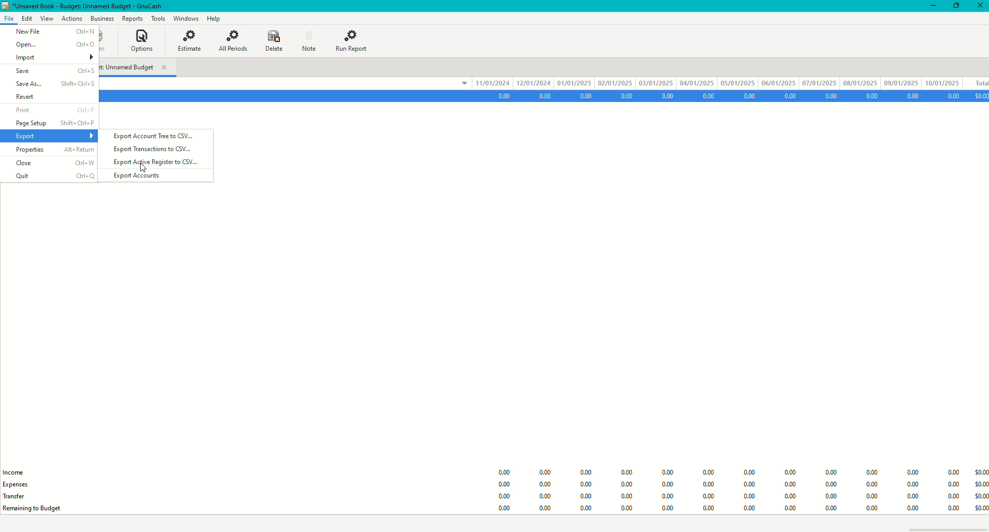 The image size is (989, 532). What do you see at coordinates (16, 496) in the screenshot?
I see `Transfer` at bounding box center [16, 496].